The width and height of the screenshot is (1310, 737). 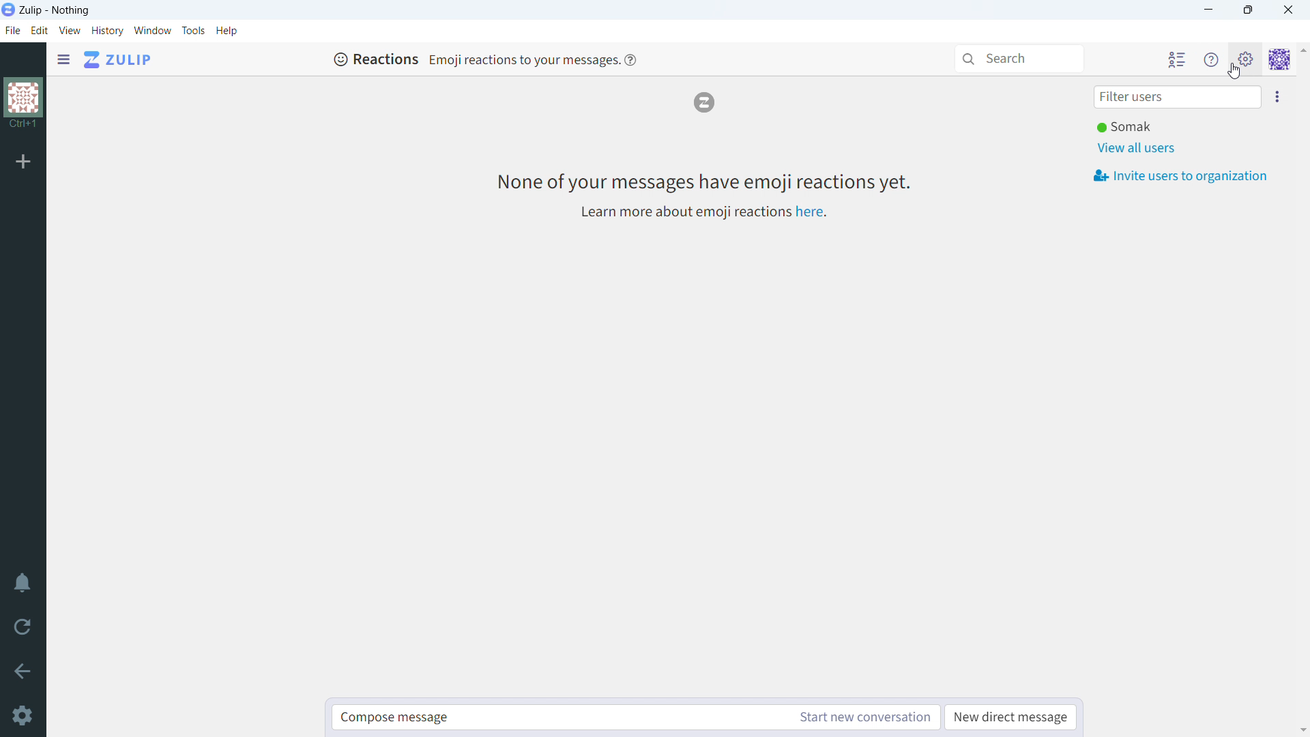 I want to click on window, so click(x=153, y=31).